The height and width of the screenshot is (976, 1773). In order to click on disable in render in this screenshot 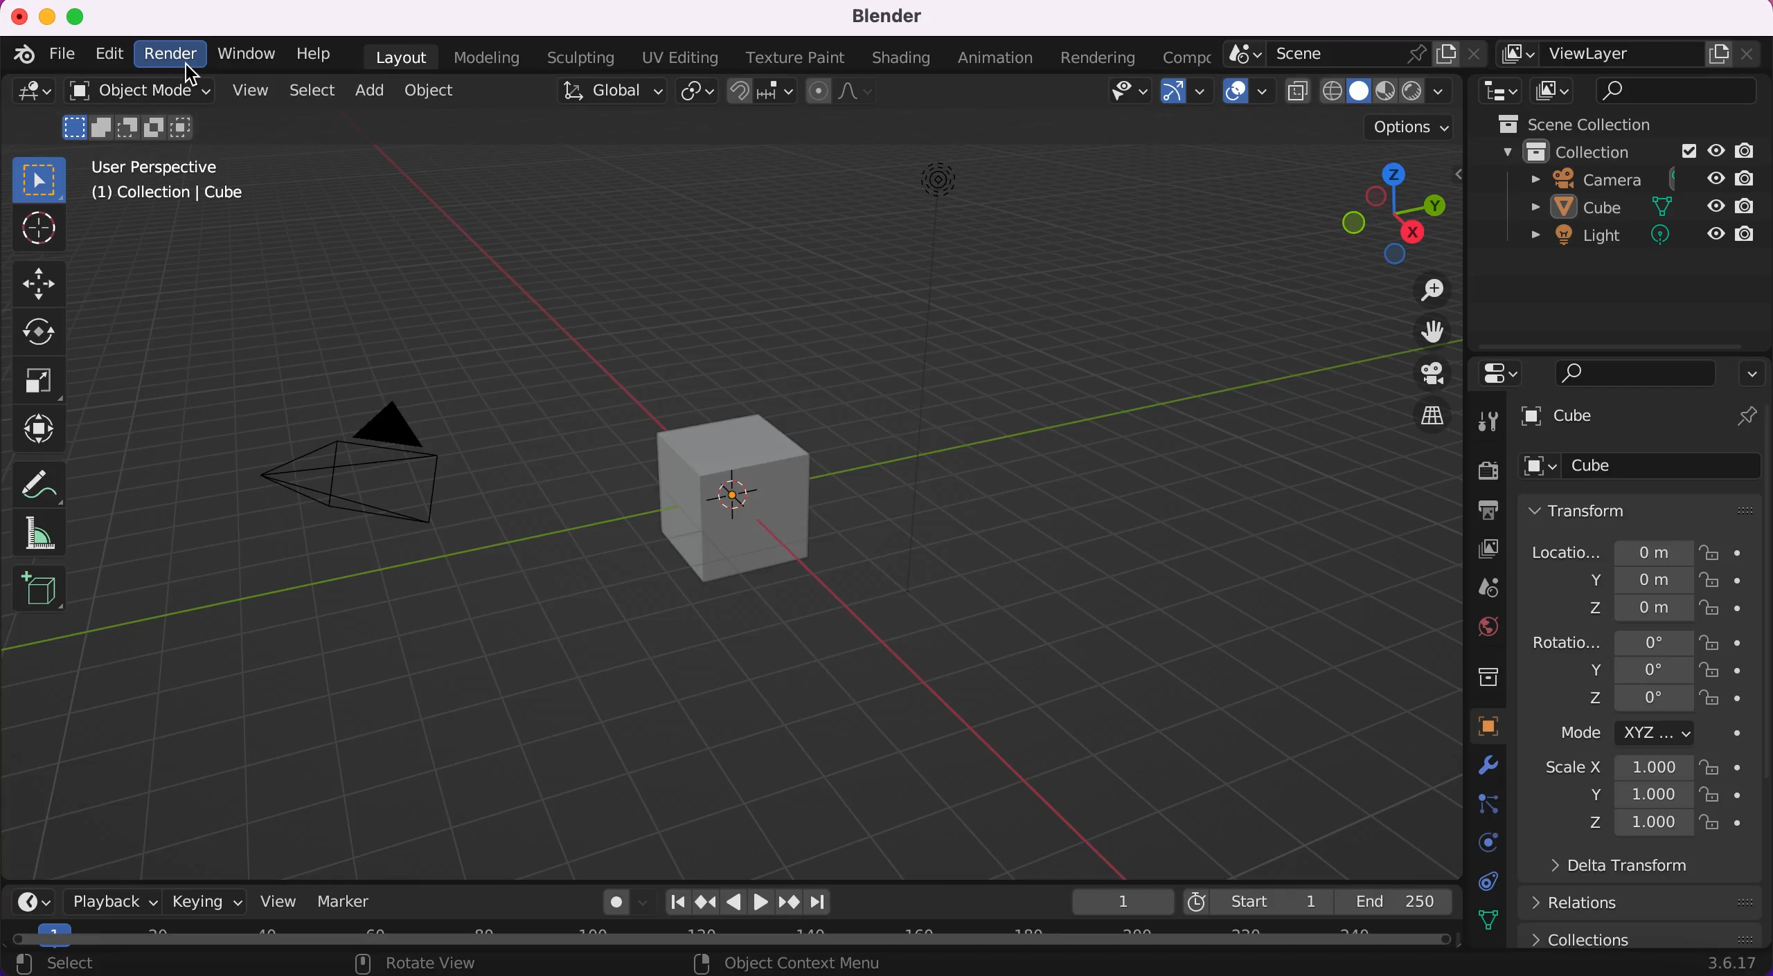, I will do `click(1752, 177)`.